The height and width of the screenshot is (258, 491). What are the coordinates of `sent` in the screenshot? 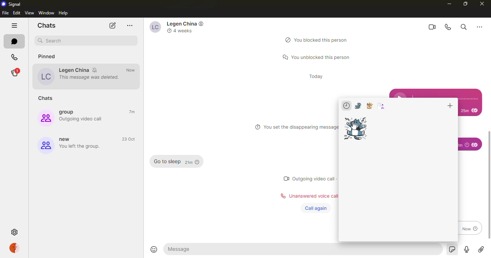 It's located at (475, 144).